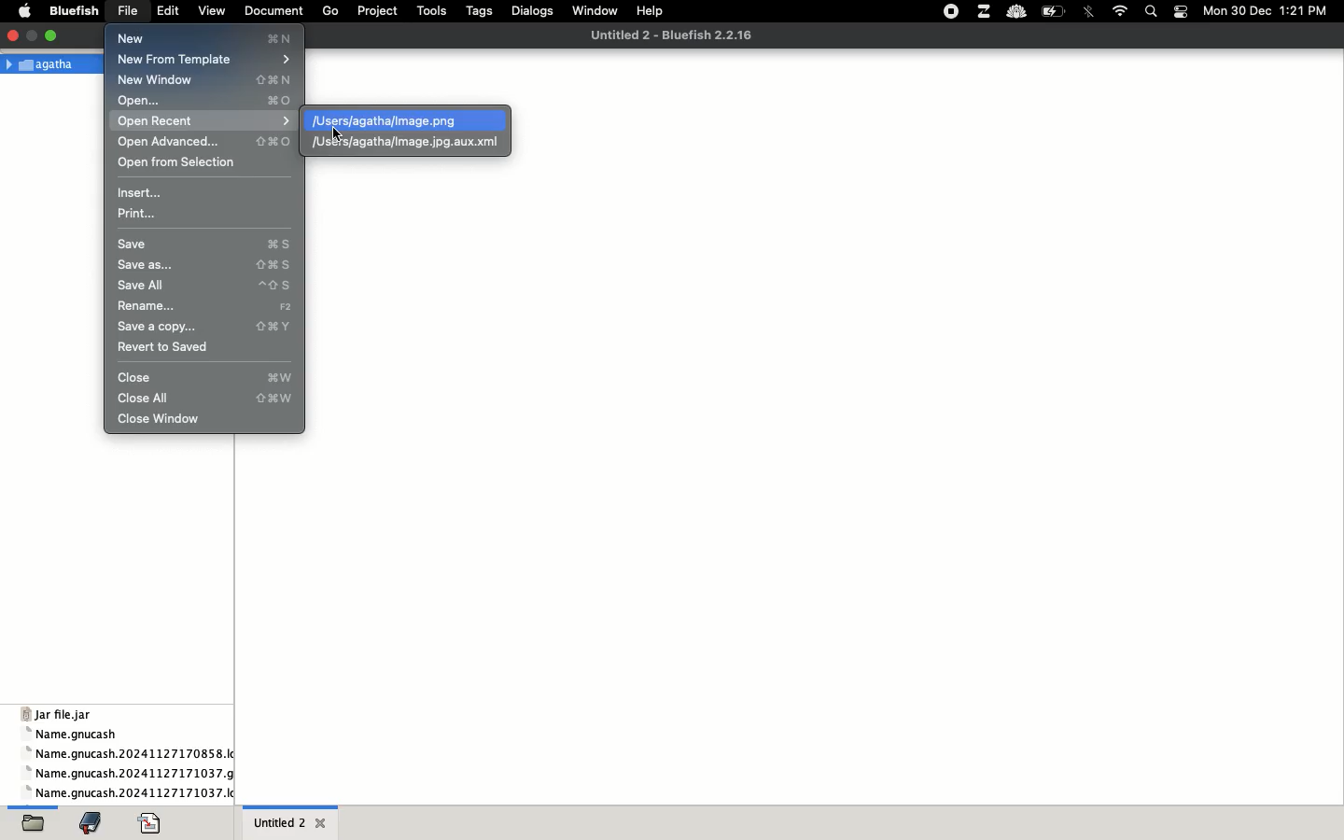 This screenshot has height=840, width=1344. What do you see at coordinates (205, 266) in the screenshot?
I see `save as` at bounding box center [205, 266].